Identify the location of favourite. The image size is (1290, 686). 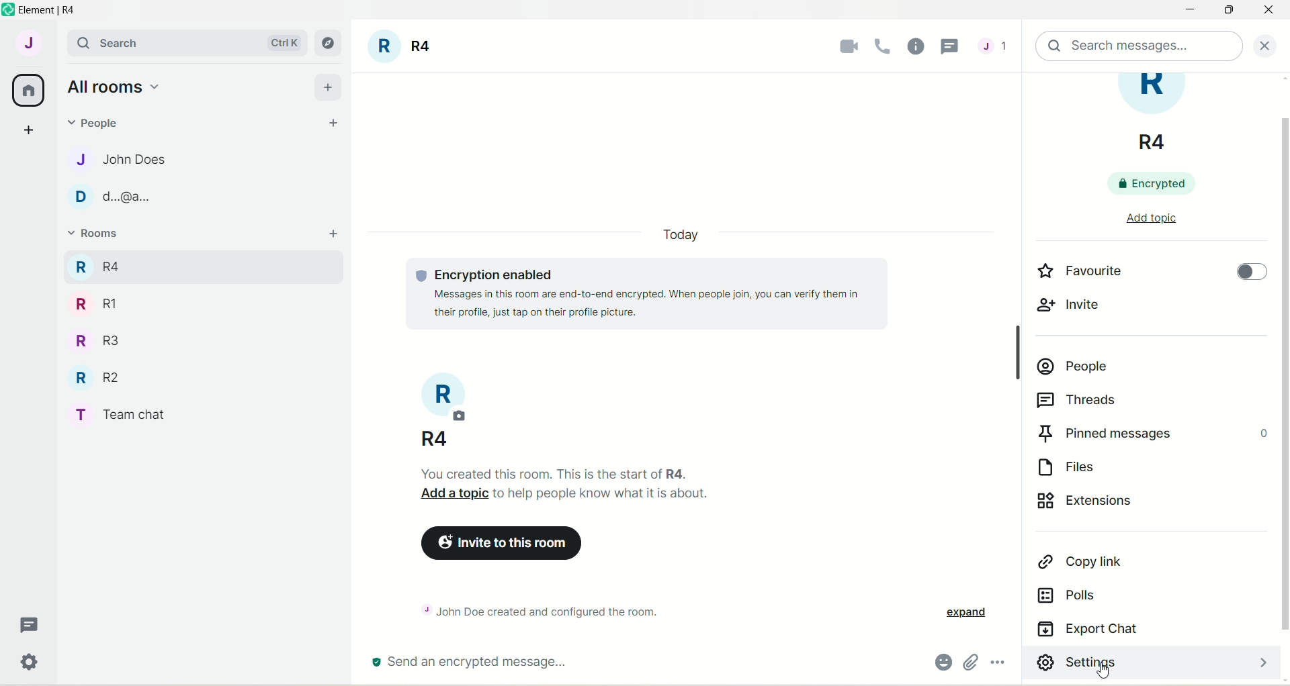
(1078, 270).